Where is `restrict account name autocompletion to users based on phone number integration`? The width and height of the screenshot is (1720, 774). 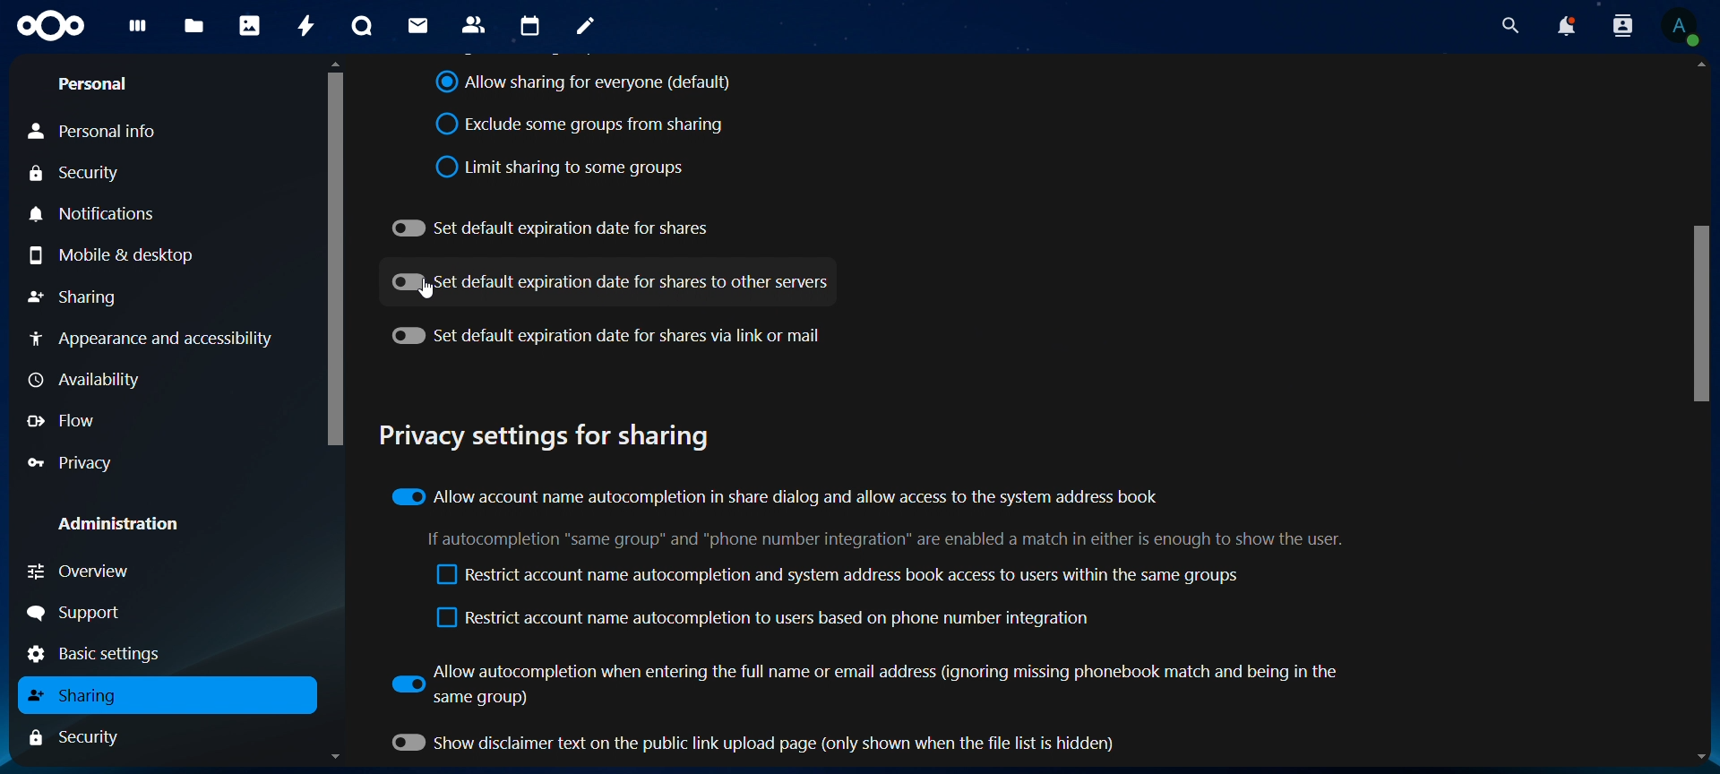
restrict account name autocompletion to users based on phone number integration is located at coordinates (768, 619).